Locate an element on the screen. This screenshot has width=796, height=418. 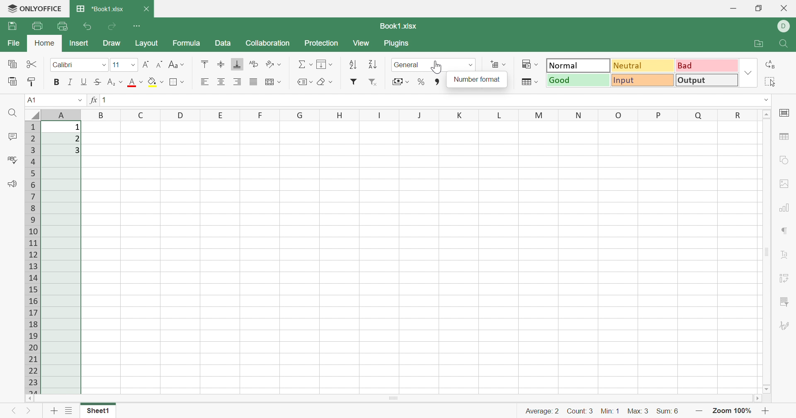
Data is located at coordinates (223, 44).